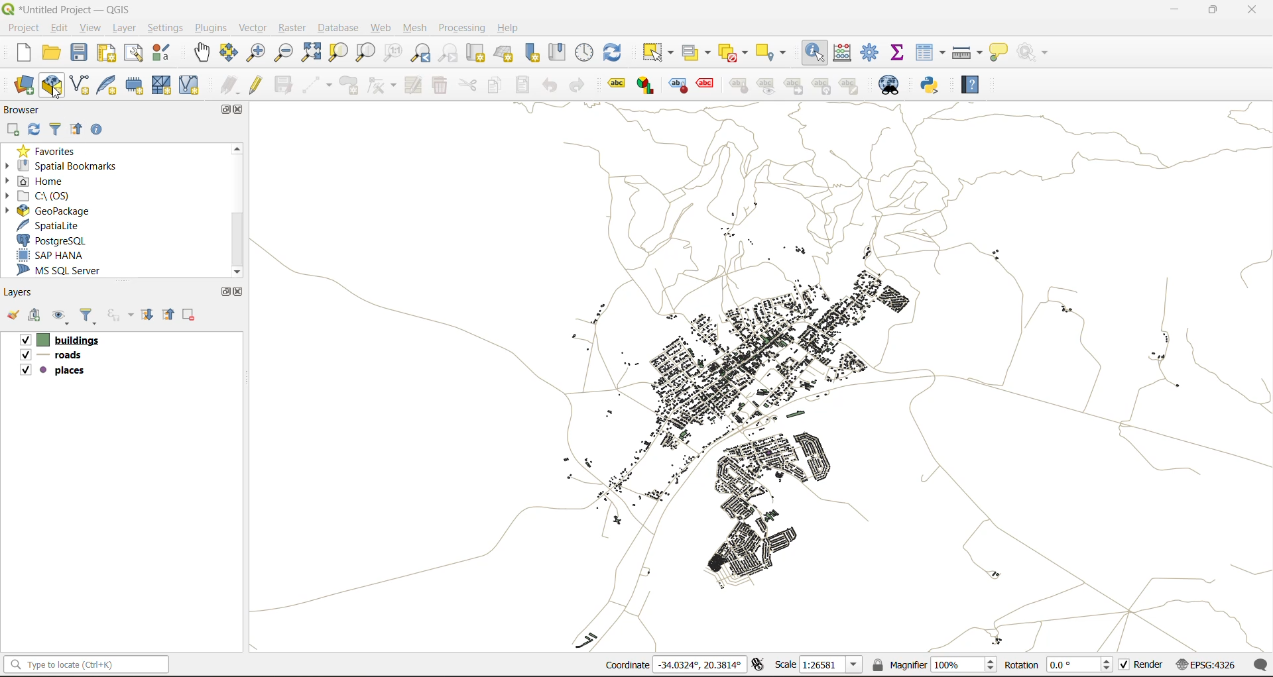 This screenshot has width=1273, height=677. What do you see at coordinates (676, 86) in the screenshot?
I see `style` at bounding box center [676, 86].